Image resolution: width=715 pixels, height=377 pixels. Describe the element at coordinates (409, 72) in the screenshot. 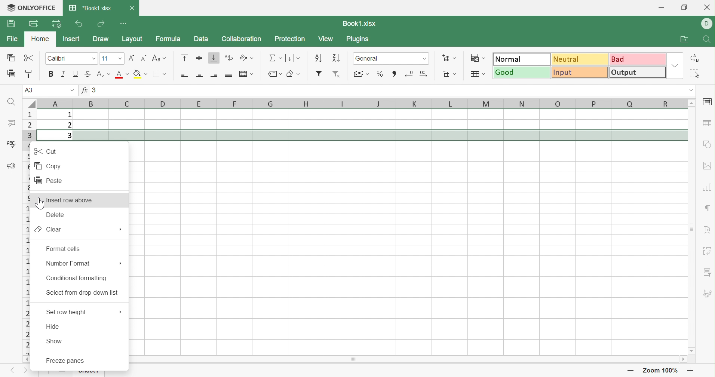

I see `Decrement cells` at that location.